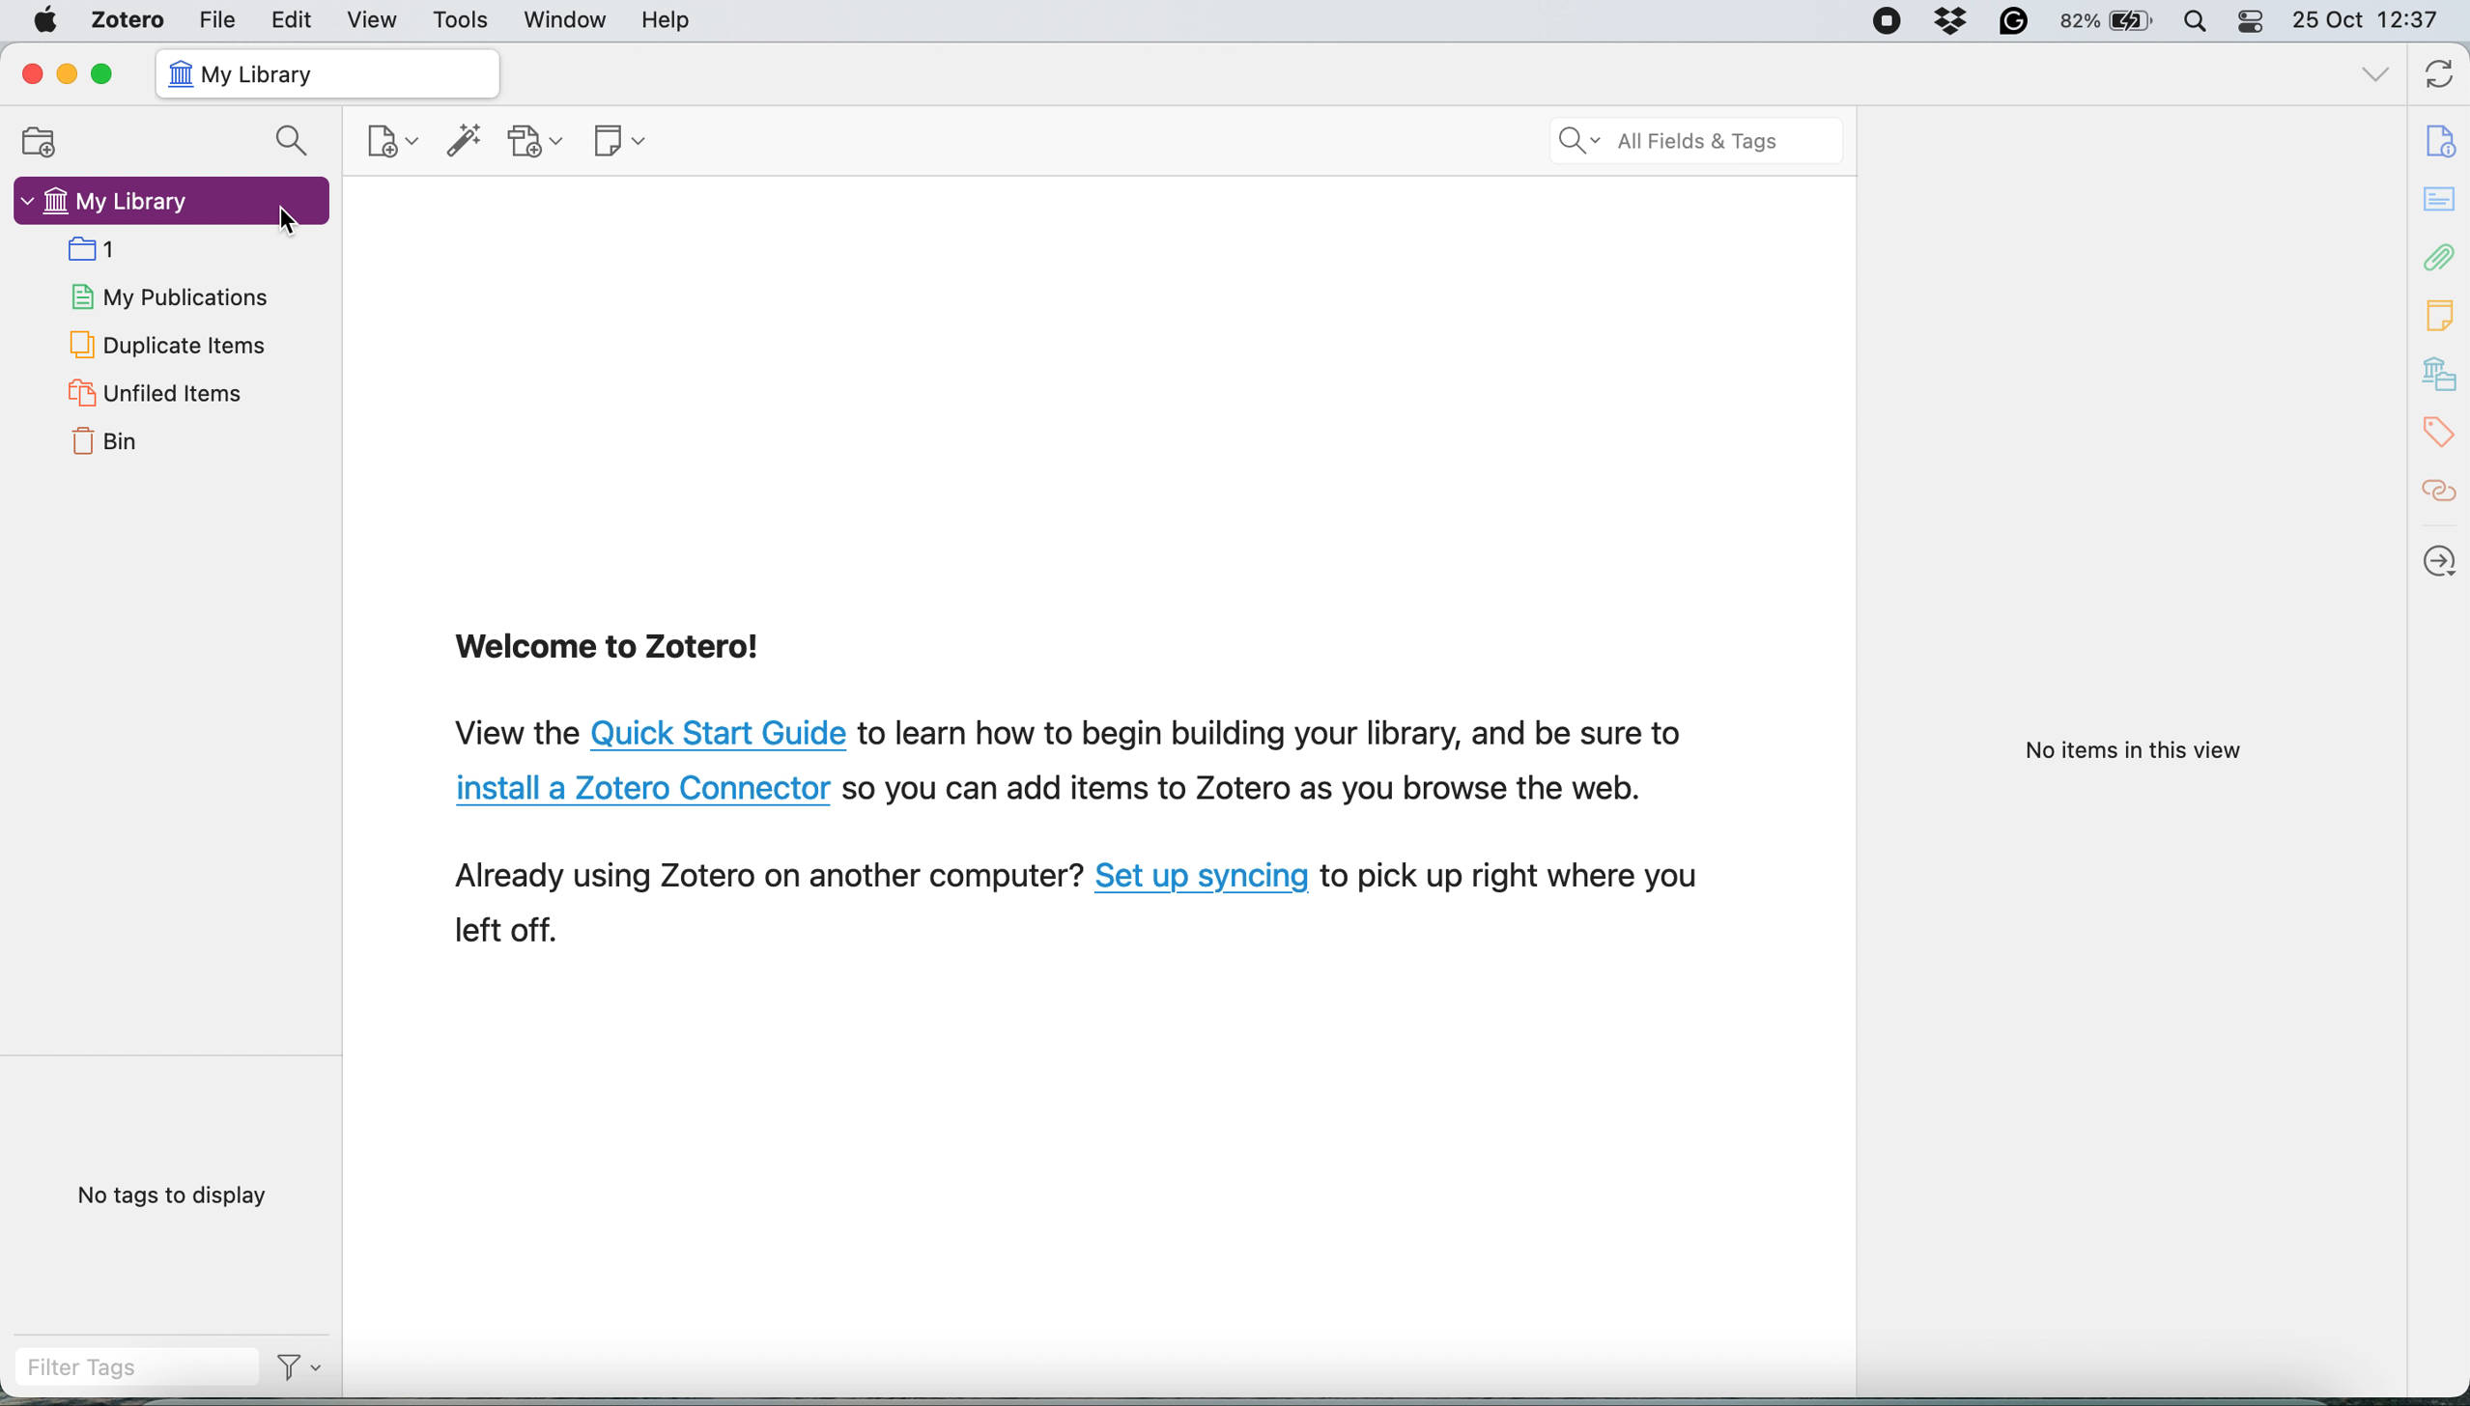 This screenshot has height=1406, width=2470. What do you see at coordinates (46, 19) in the screenshot?
I see `system logo` at bounding box center [46, 19].